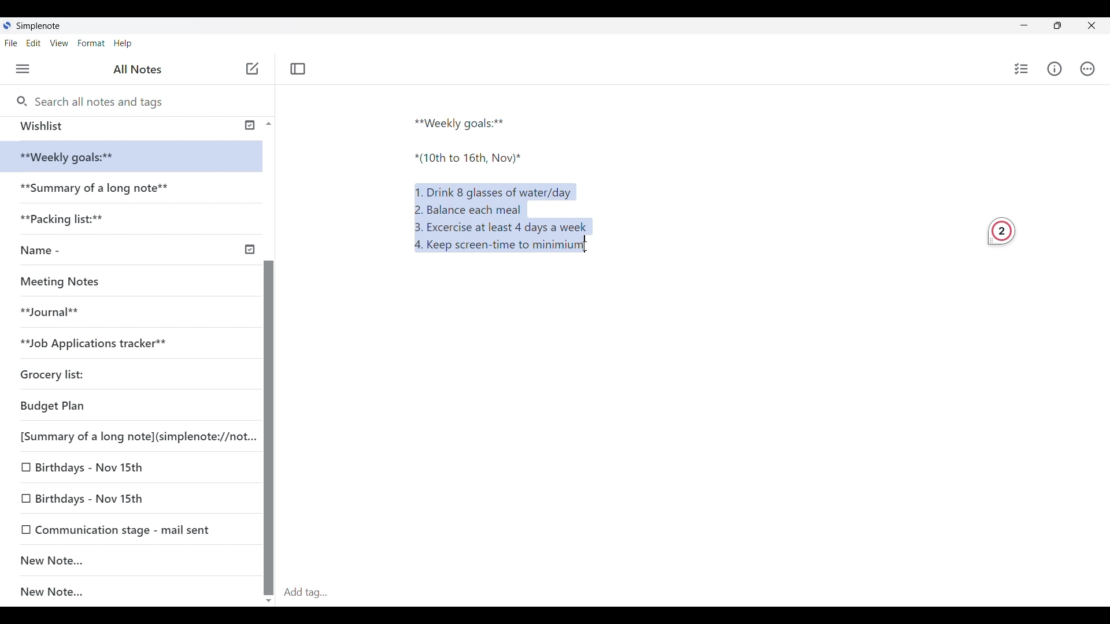  I want to click on New note, so click(252, 68).